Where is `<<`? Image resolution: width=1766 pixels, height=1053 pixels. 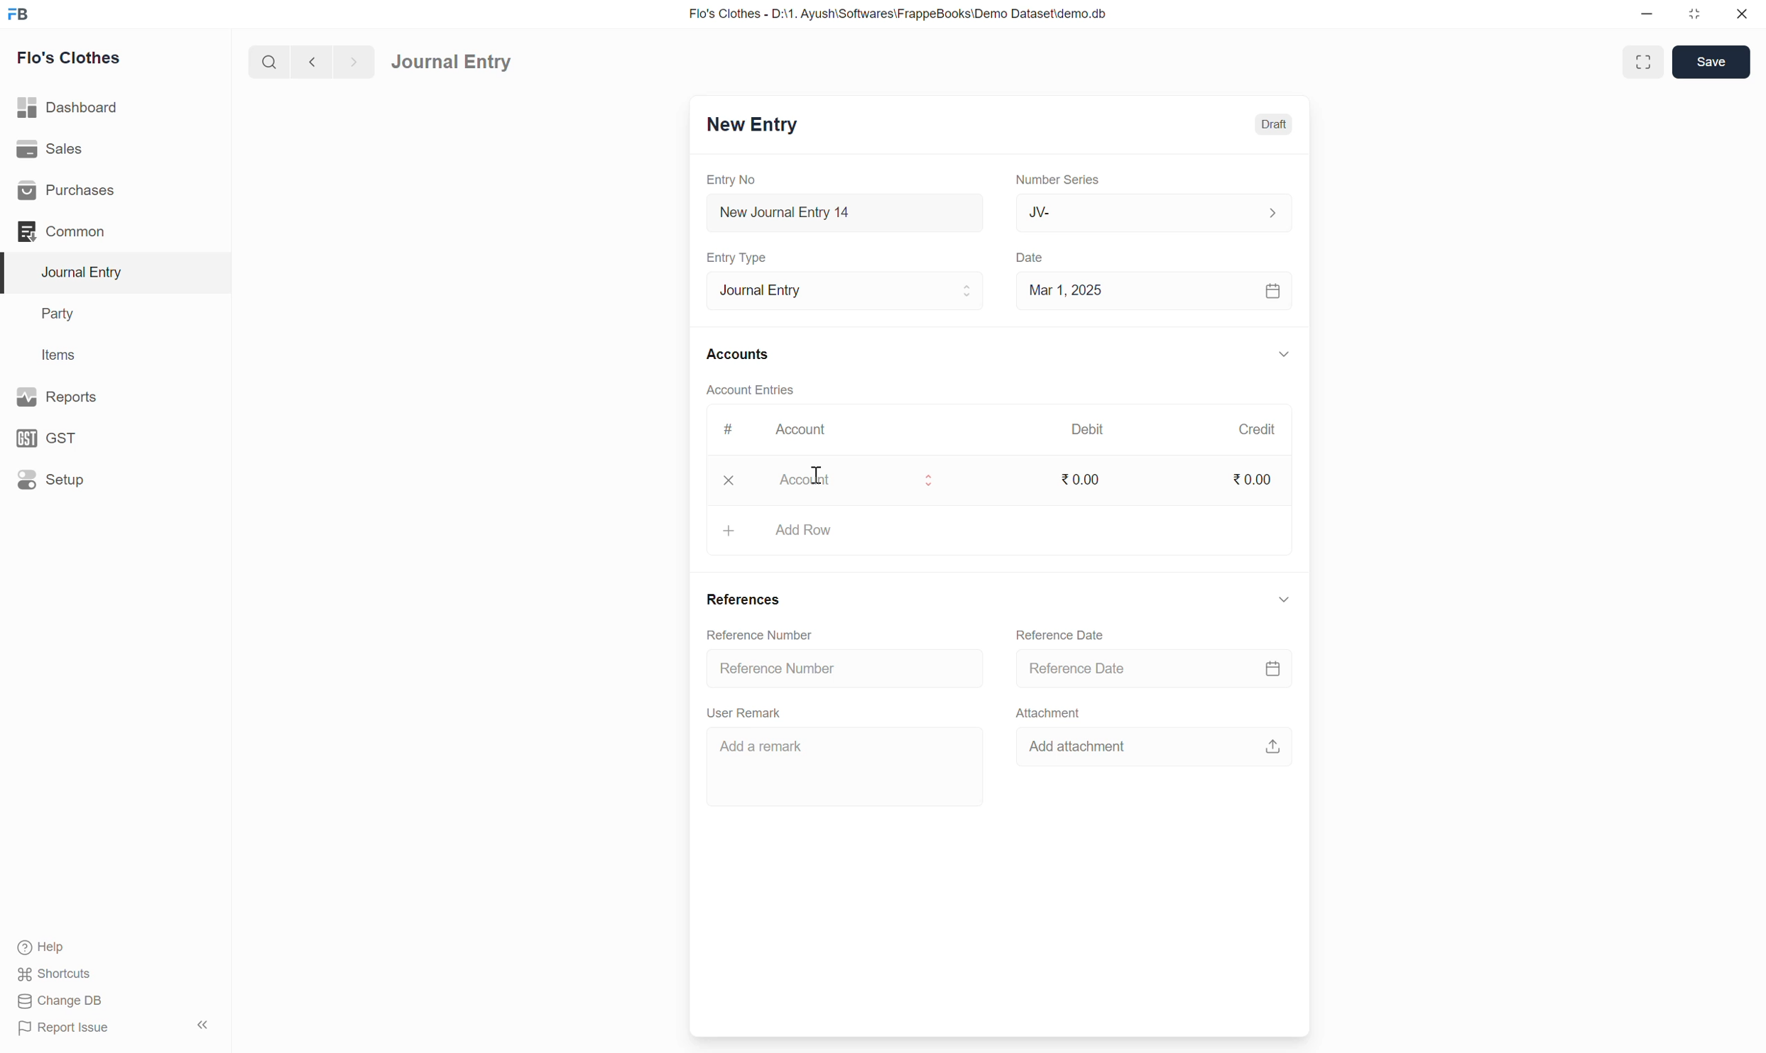
<< is located at coordinates (202, 1025).